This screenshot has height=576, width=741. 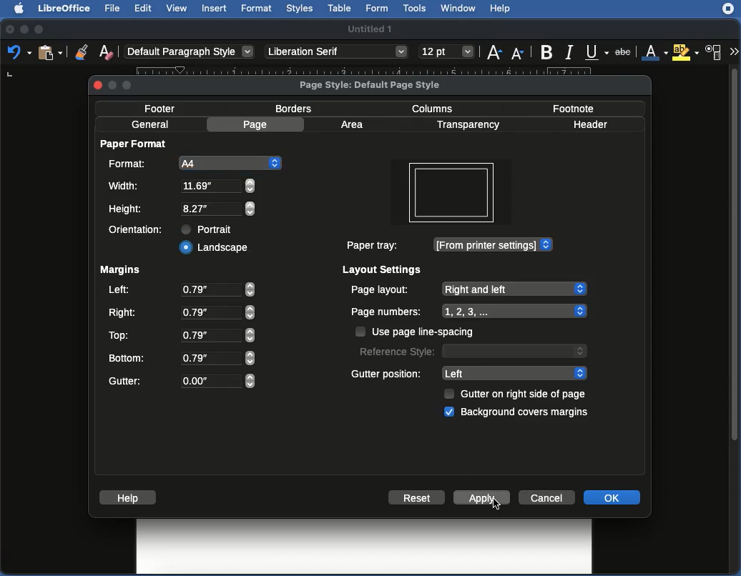 What do you see at coordinates (50, 53) in the screenshot?
I see `clipboard` at bounding box center [50, 53].